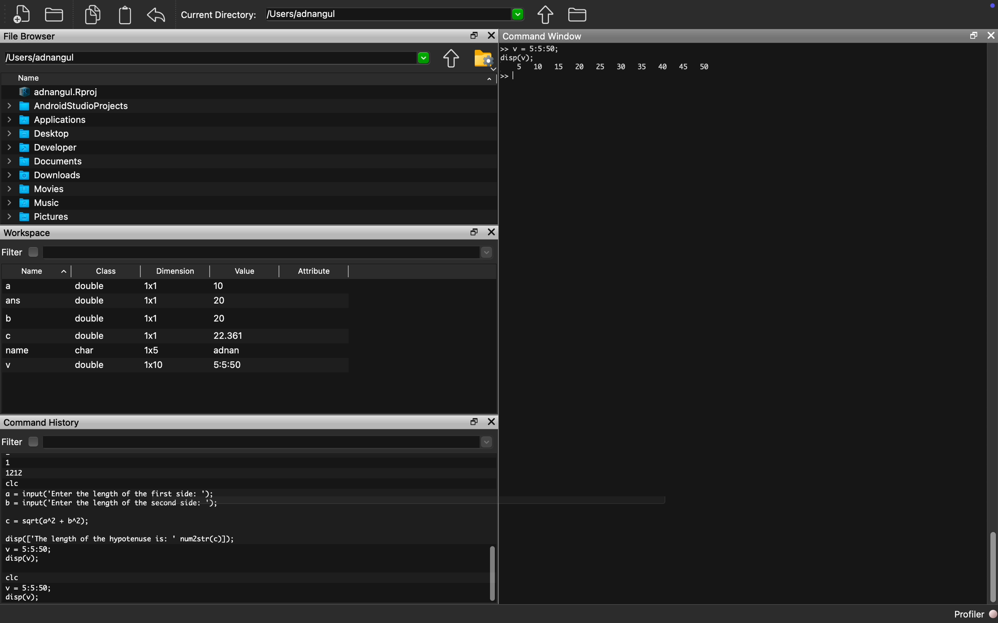 The width and height of the screenshot is (998, 623). Describe the element at coordinates (125, 15) in the screenshot. I see `Clipboard` at that location.